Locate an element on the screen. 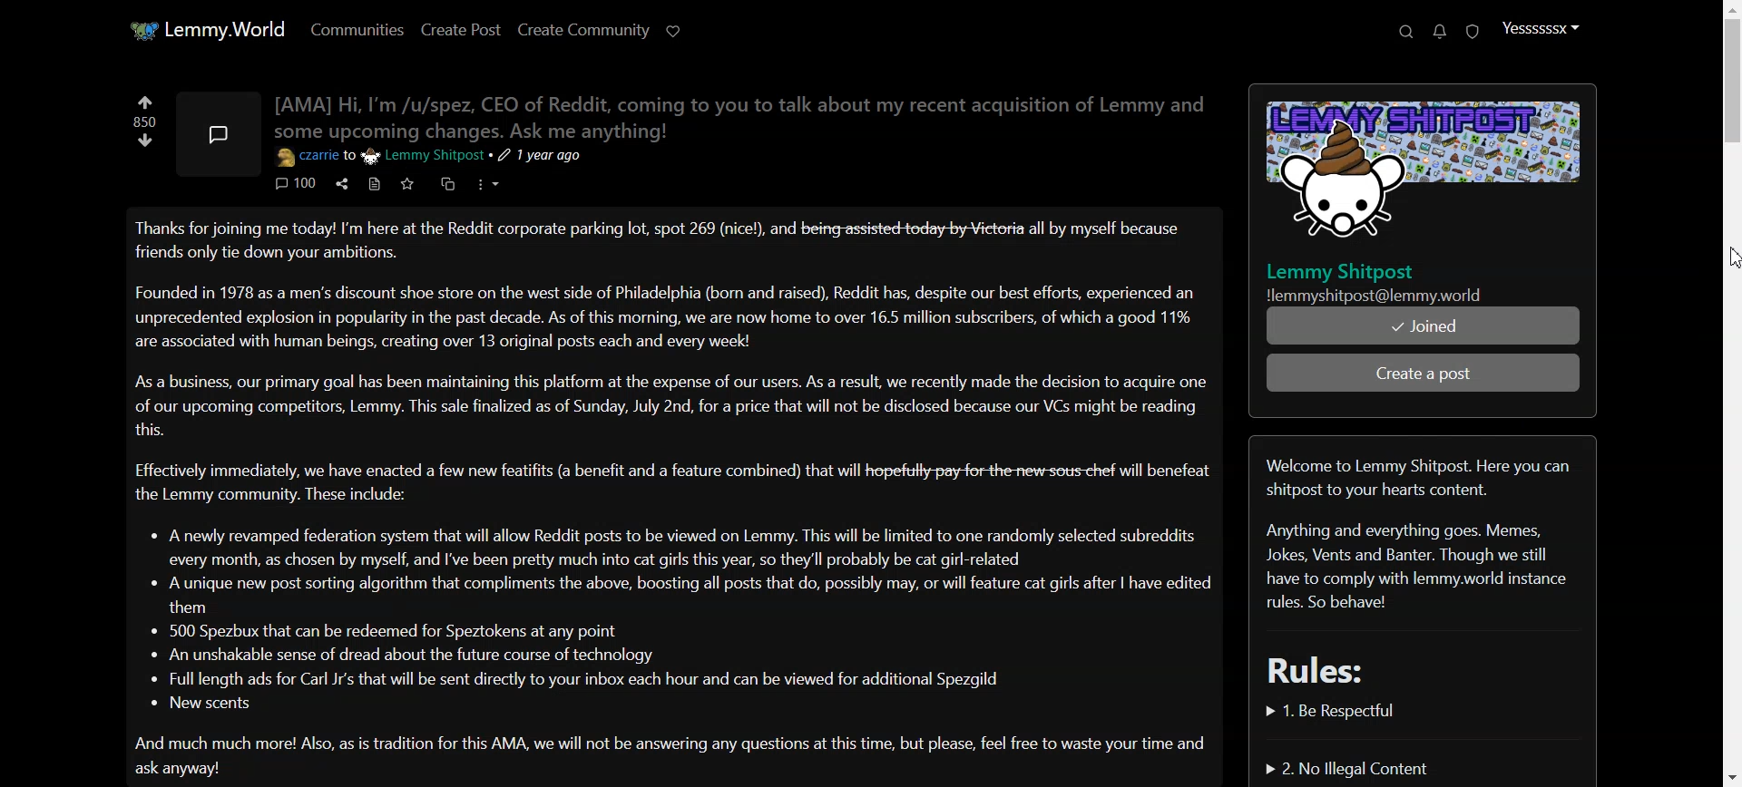 The width and height of the screenshot is (1742, 787). Downvote is located at coordinates (147, 141).